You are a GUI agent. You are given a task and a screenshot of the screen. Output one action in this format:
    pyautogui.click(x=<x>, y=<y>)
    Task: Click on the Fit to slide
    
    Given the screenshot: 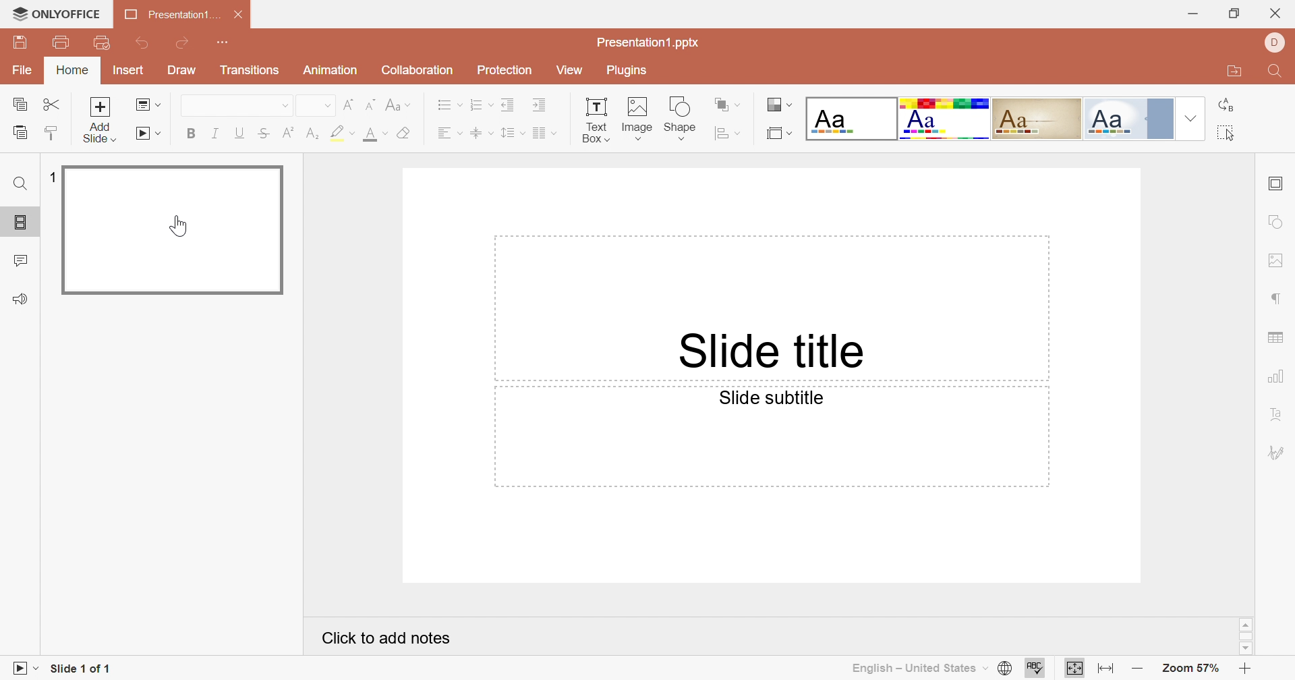 What is the action you would take?
    pyautogui.click(x=1107, y=672)
    